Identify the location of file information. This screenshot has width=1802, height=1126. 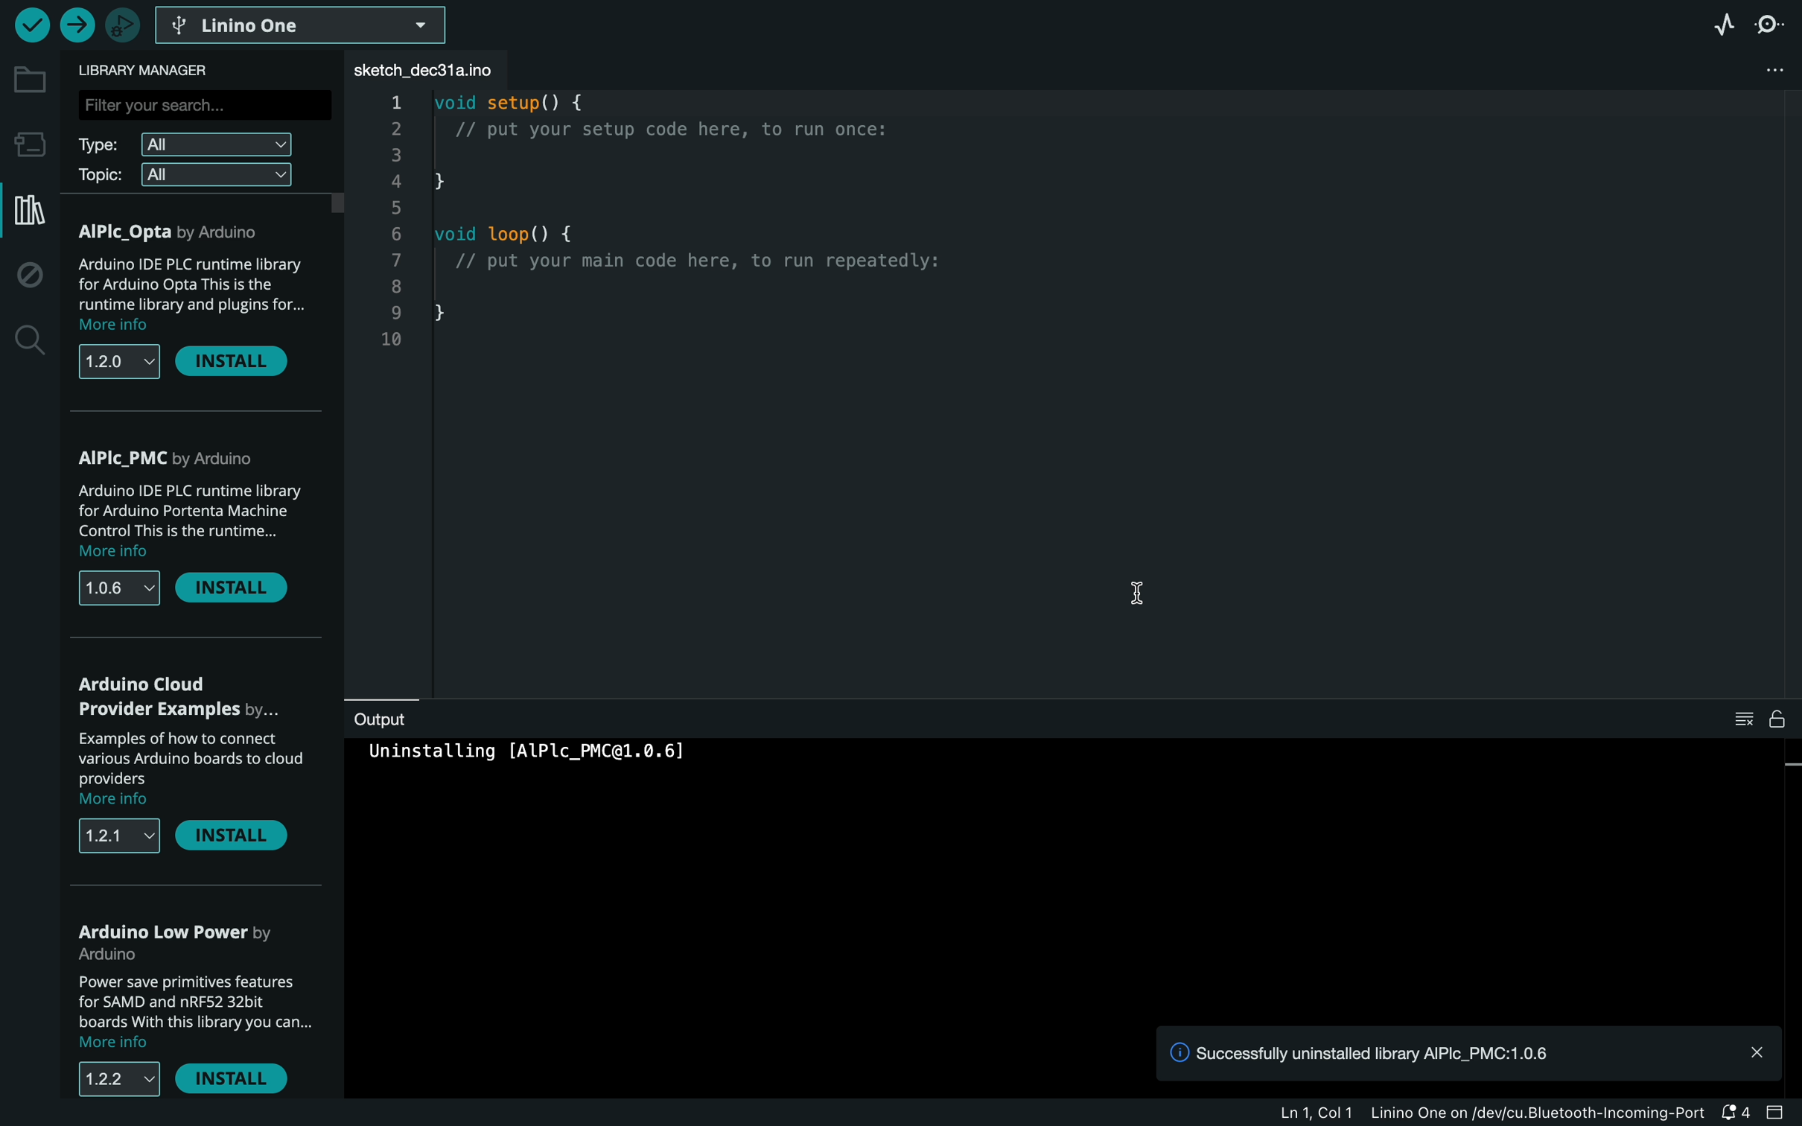
(1421, 1114).